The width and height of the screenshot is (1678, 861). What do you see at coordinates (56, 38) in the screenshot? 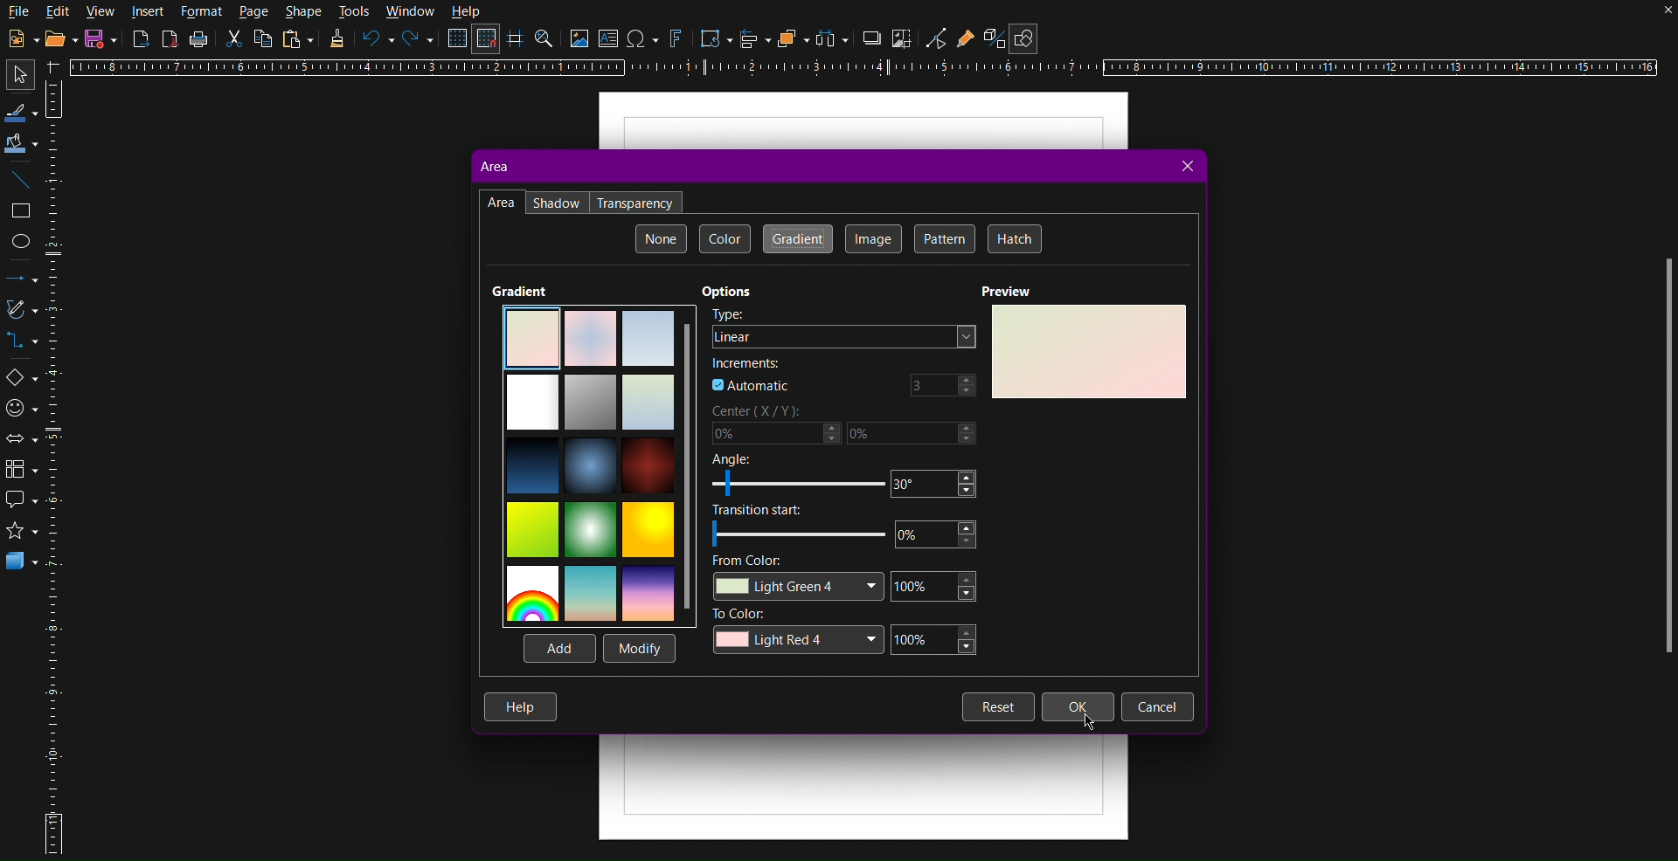
I see `Open` at bounding box center [56, 38].